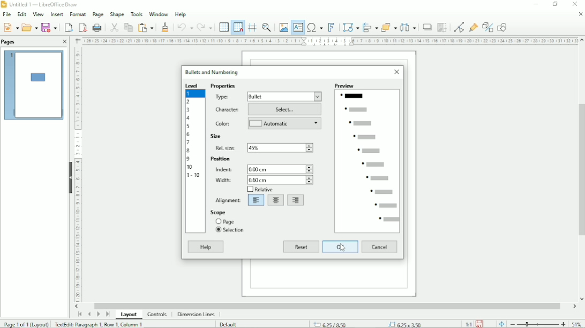  Describe the element at coordinates (196, 314) in the screenshot. I see `Dimension lines` at that location.